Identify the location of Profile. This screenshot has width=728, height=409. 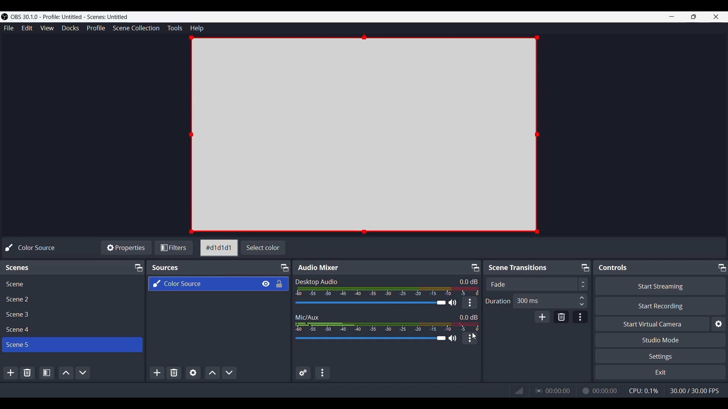
(96, 28).